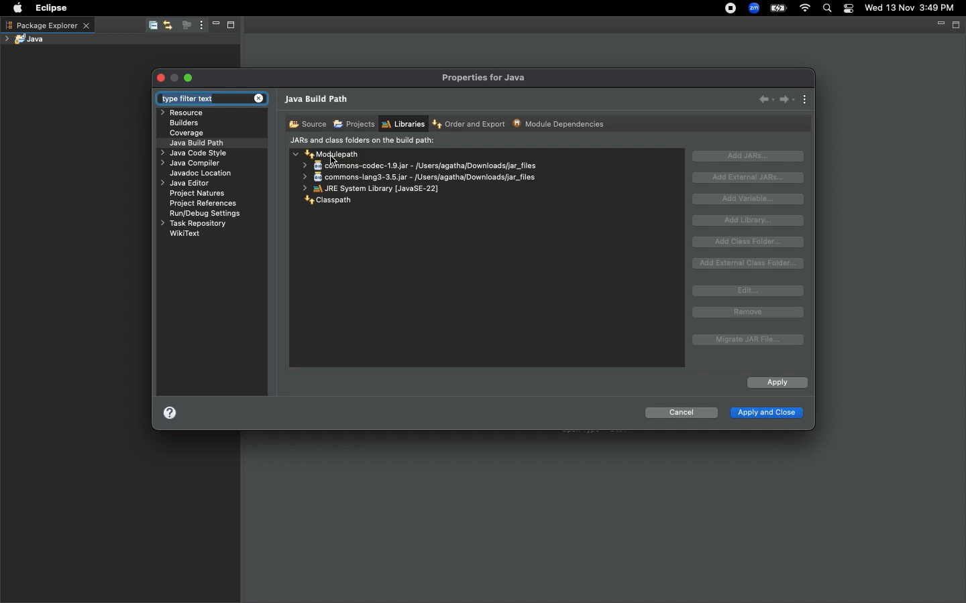 Image resolution: width=966 pixels, height=603 pixels. What do you see at coordinates (749, 242) in the screenshot?
I see `Add class folder` at bounding box center [749, 242].